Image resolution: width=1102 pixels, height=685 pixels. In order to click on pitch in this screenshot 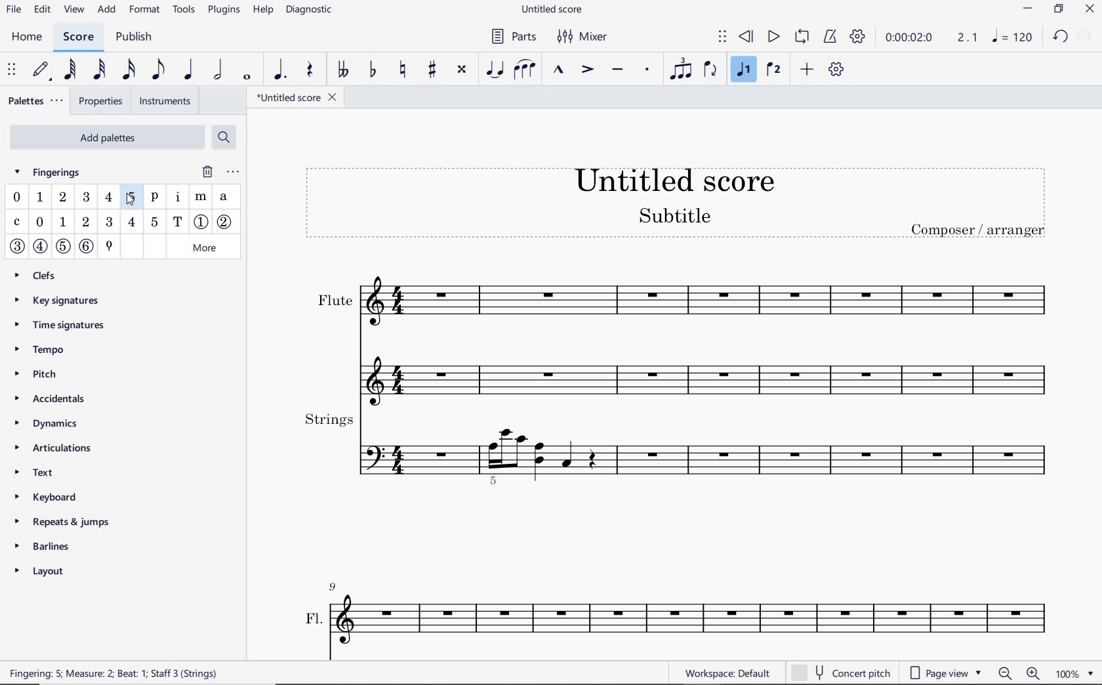, I will do `click(49, 376)`.